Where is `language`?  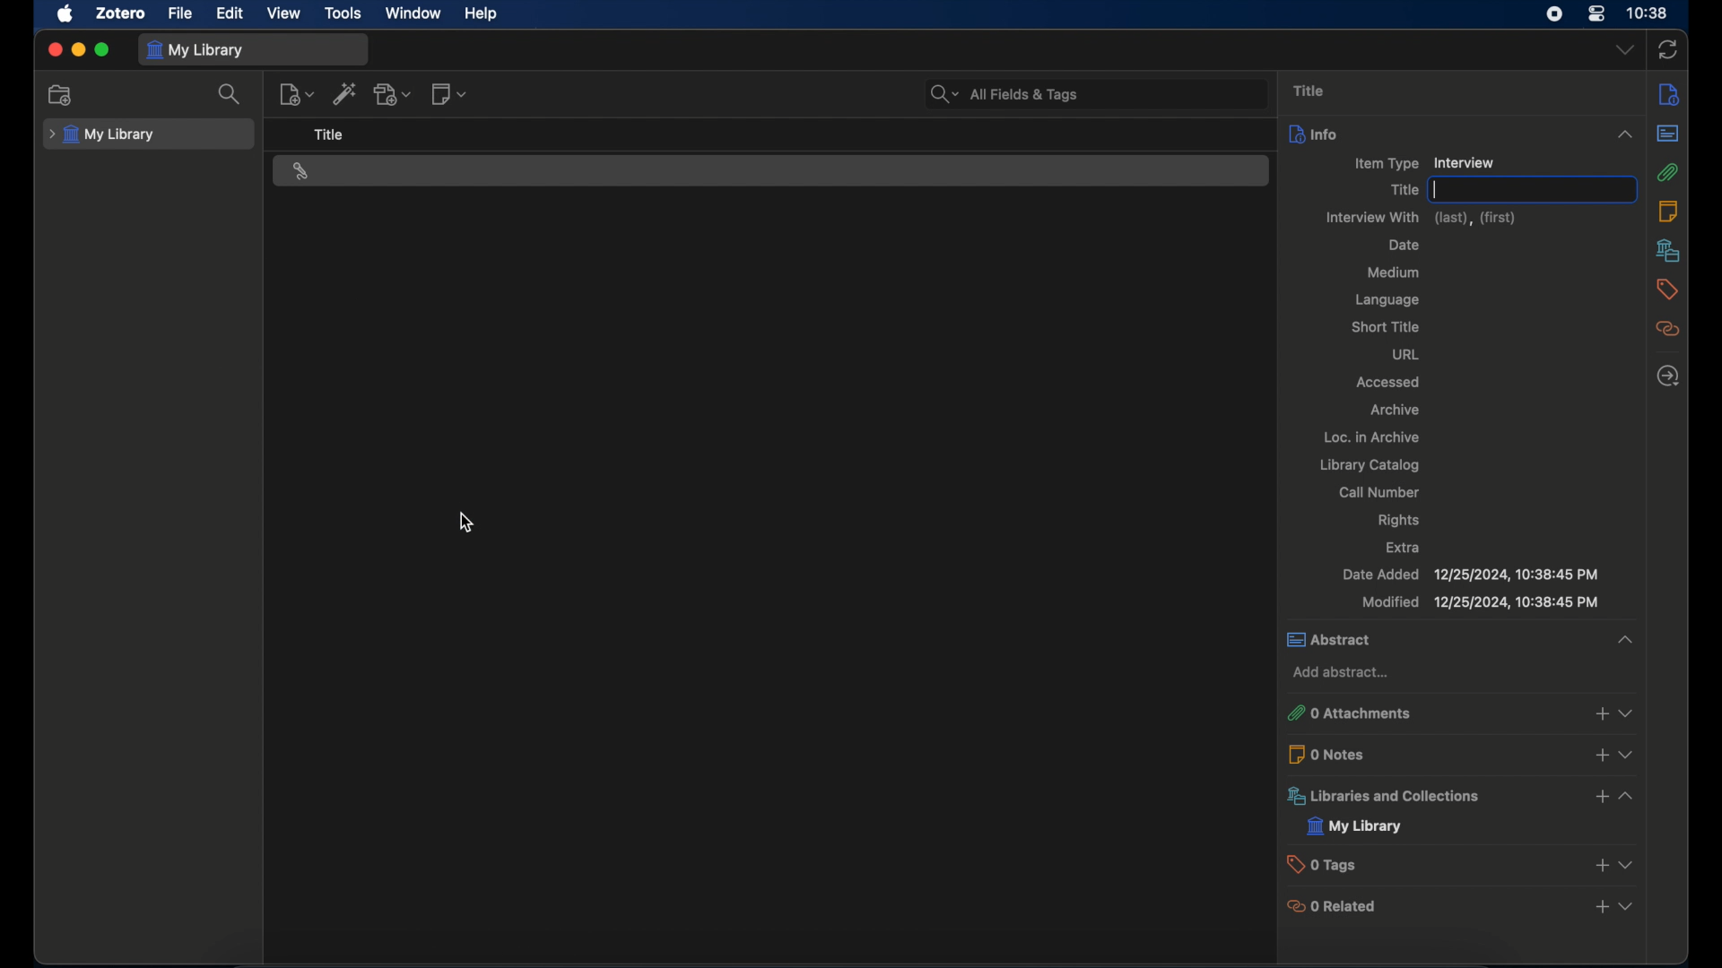
language is located at coordinates (1389, 302).